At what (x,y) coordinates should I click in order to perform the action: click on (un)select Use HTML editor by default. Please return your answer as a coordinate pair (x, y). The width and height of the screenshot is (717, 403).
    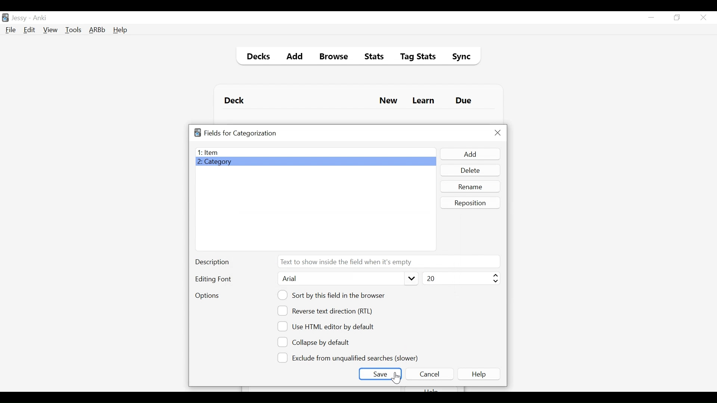
    Looking at the image, I should click on (328, 326).